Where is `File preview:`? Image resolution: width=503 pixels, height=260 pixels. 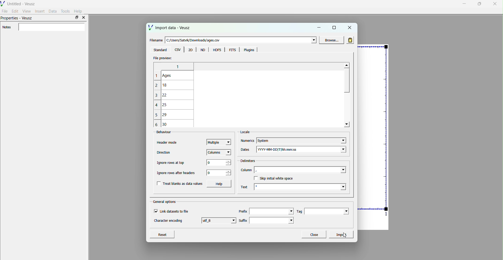
File preview: is located at coordinates (162, 58).